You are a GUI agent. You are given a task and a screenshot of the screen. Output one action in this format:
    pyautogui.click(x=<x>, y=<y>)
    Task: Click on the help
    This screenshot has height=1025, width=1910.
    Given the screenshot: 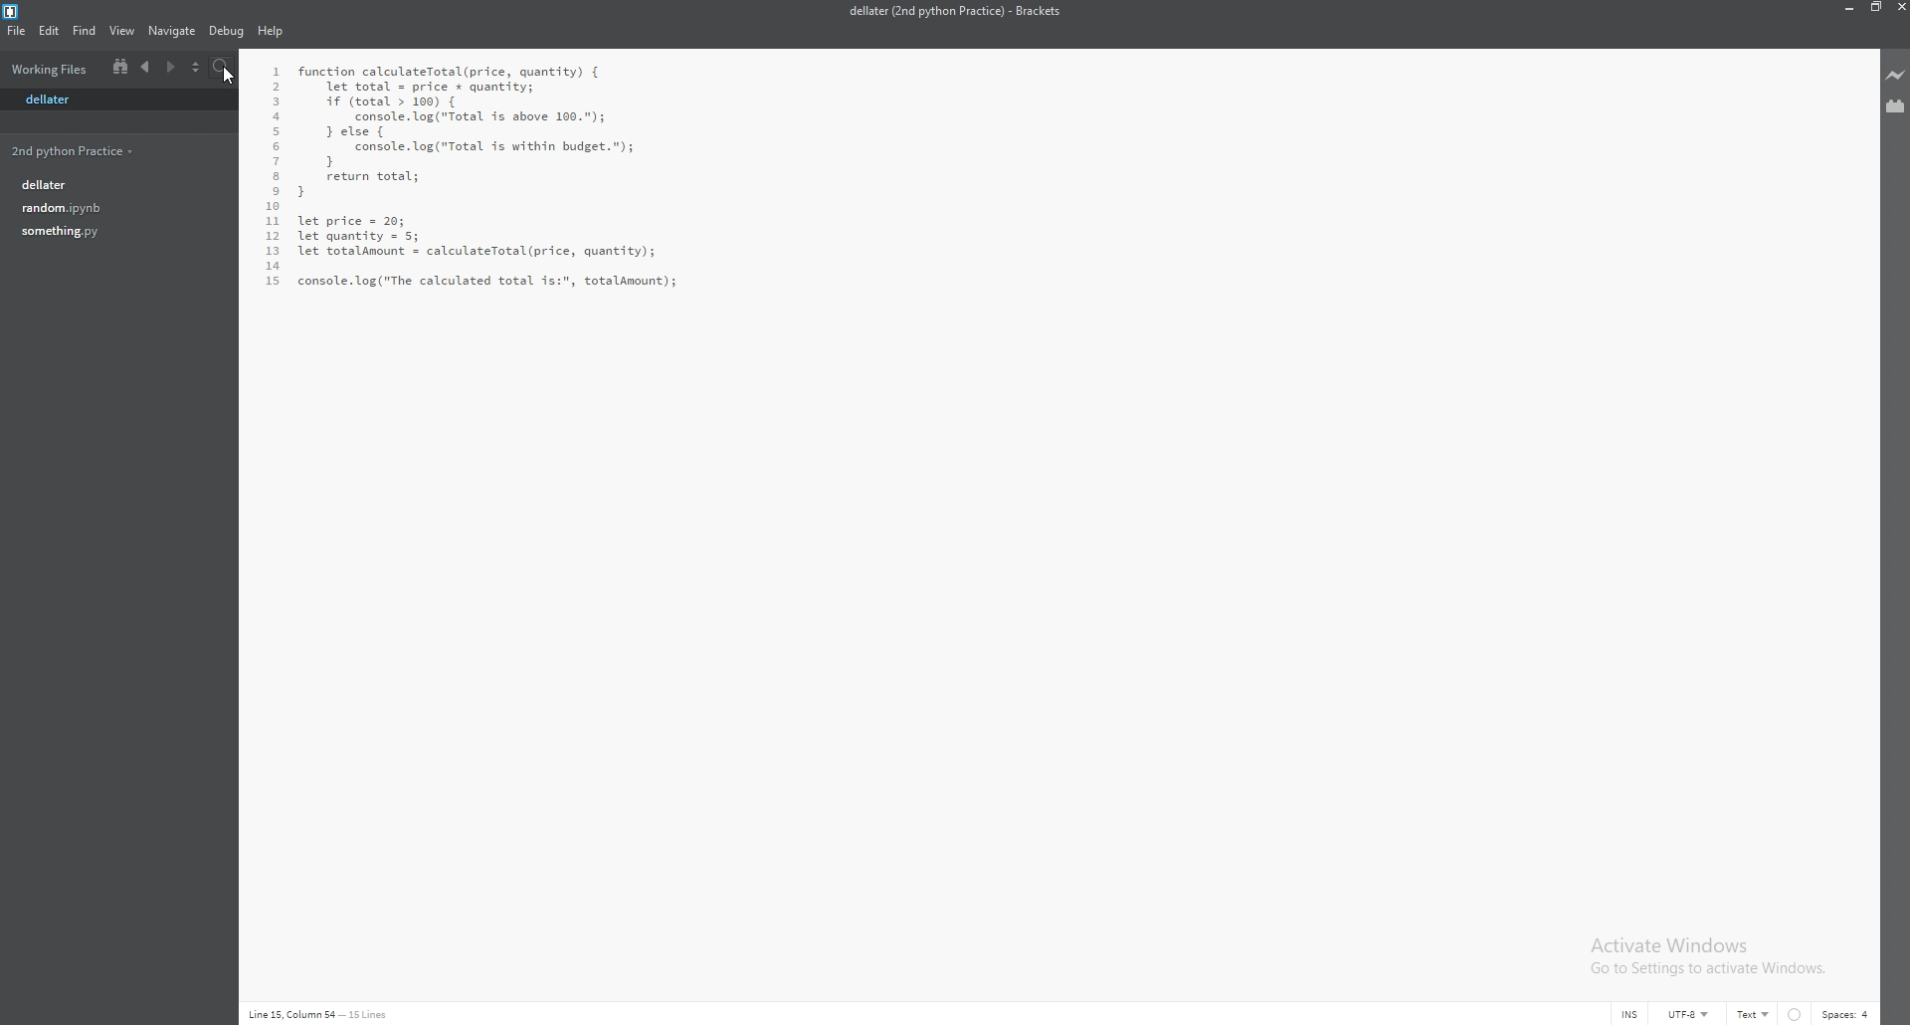 What is the action you would take?
    pyautogui.click(x=273, y=31)
    